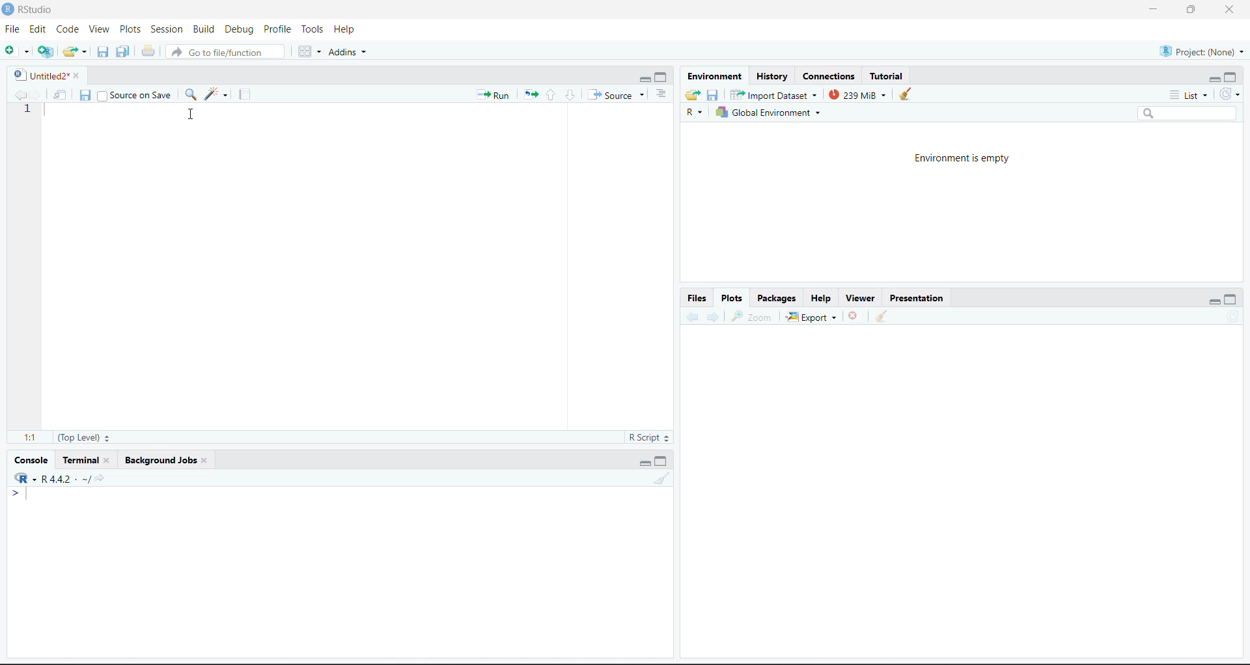 The image size is (1250, 665). I want to click on Code, so click(70, 28).